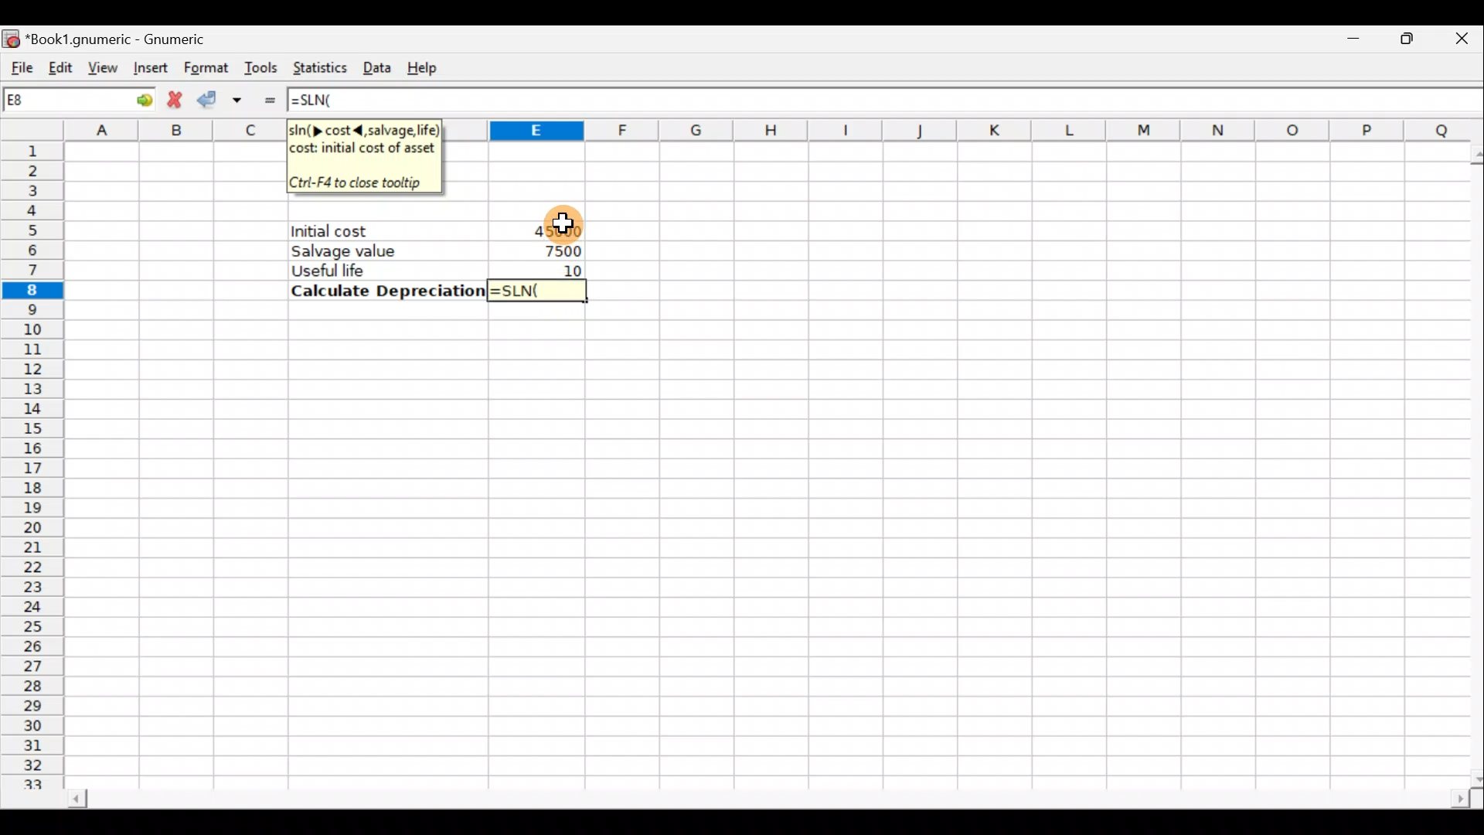  What do you see at coordinates (390, 231) in the screenshot?
I see `Initial cost` at bounding box center [390, 231].